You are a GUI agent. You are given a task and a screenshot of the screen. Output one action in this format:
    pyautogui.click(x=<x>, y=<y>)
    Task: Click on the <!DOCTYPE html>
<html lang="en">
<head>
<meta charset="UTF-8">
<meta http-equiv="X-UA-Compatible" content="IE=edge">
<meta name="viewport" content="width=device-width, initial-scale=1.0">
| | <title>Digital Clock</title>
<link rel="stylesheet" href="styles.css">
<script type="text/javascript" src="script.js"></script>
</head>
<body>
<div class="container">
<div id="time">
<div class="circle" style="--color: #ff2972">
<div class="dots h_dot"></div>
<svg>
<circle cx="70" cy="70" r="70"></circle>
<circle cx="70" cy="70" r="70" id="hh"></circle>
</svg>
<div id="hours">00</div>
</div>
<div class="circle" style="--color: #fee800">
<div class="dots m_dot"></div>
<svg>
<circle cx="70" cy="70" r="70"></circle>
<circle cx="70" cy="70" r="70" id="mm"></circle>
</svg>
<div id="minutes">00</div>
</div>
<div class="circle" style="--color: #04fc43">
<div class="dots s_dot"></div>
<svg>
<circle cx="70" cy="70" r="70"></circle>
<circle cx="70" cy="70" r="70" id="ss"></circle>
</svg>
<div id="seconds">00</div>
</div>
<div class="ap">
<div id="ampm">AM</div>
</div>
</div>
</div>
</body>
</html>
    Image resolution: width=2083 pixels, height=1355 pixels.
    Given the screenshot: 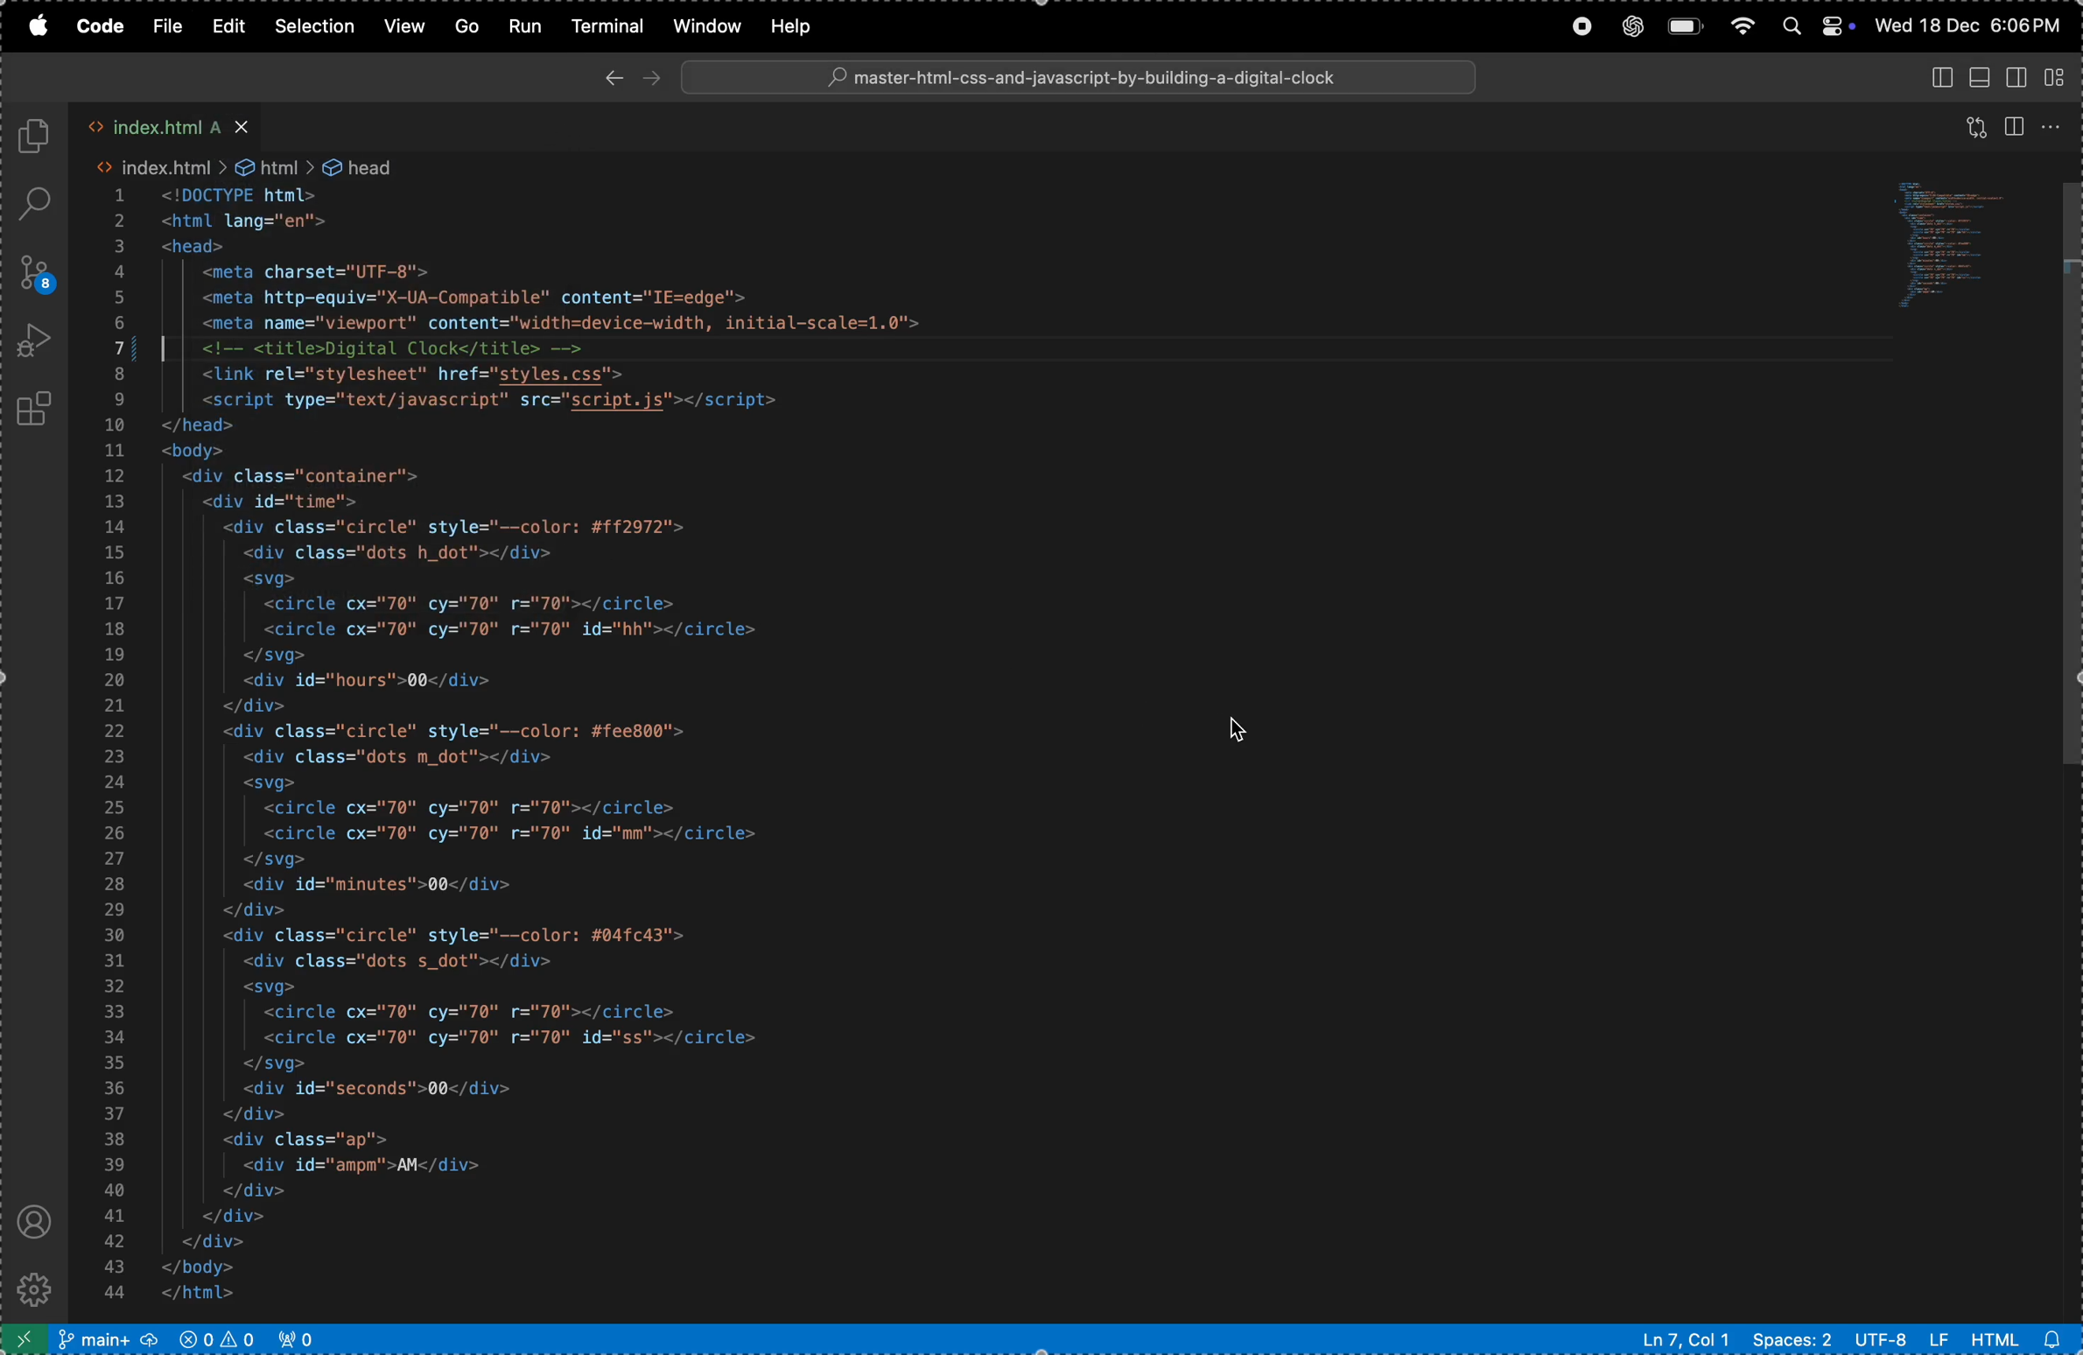 What is the action you would take?
    pyautogui.click(x=543, y=748)
    